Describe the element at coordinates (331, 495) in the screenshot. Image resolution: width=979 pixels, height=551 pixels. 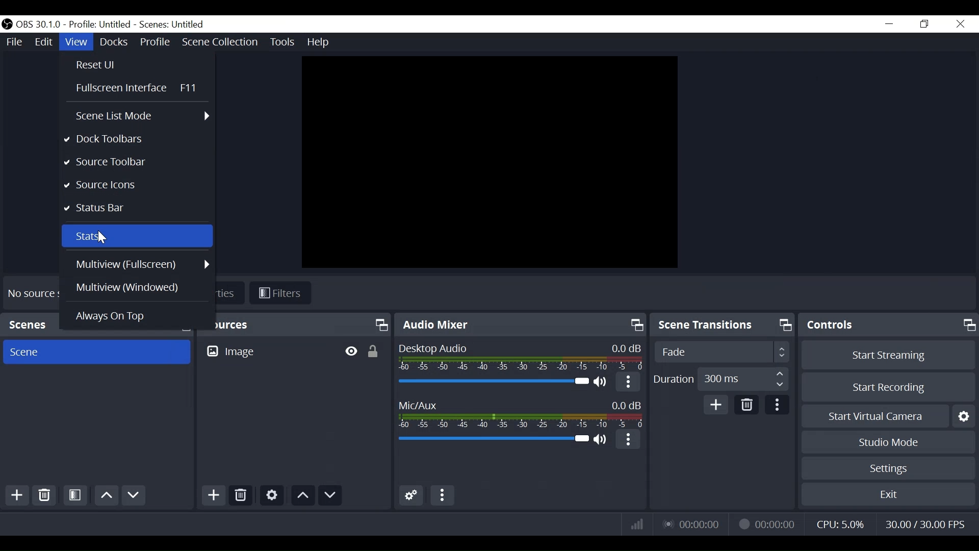
I see `move down` at that location.